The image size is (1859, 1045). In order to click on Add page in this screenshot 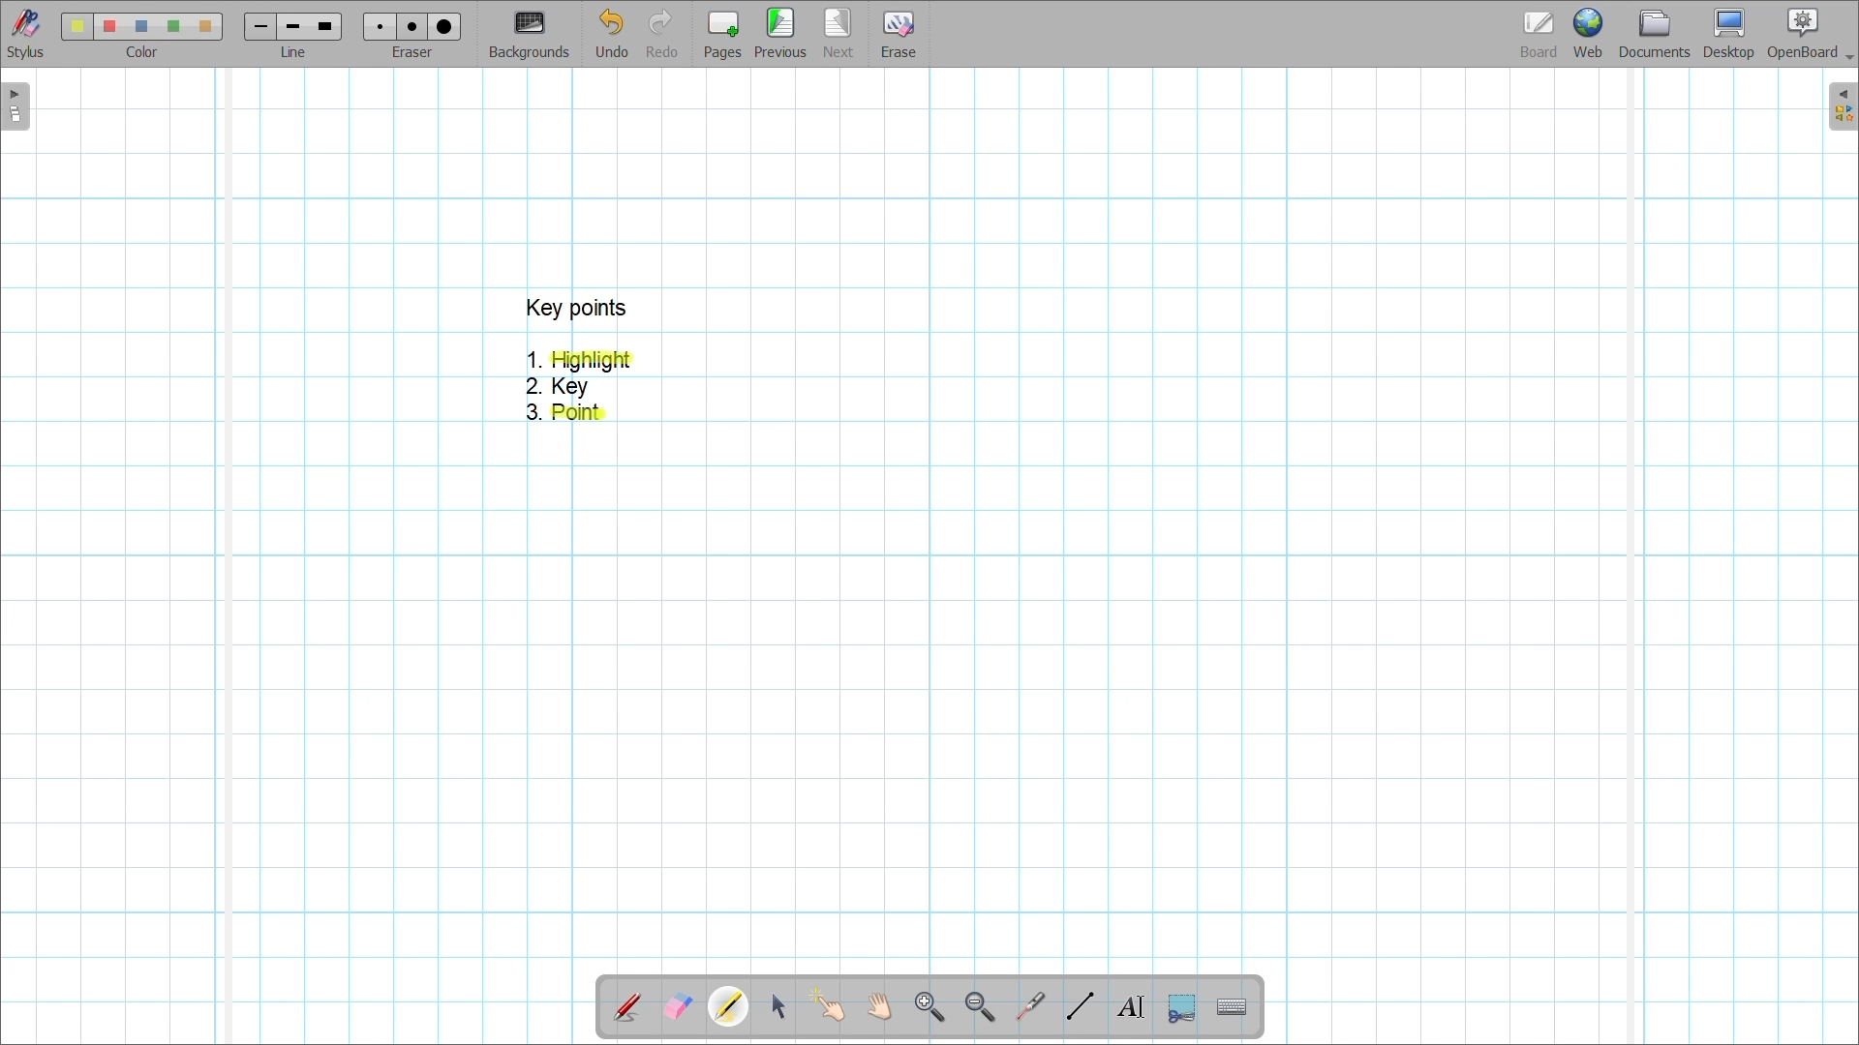, I will do `click(722, 35)`.